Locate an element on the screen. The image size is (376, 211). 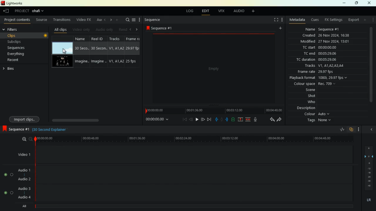
menu is located at coordinates (134, 20).